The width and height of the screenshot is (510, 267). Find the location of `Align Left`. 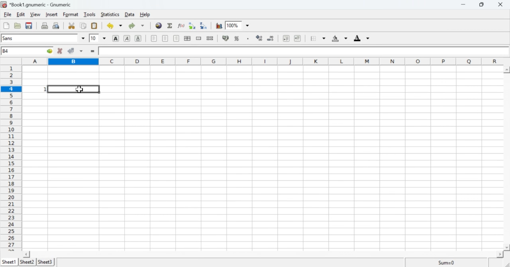

Align Left is located at coordinates (154, 39).